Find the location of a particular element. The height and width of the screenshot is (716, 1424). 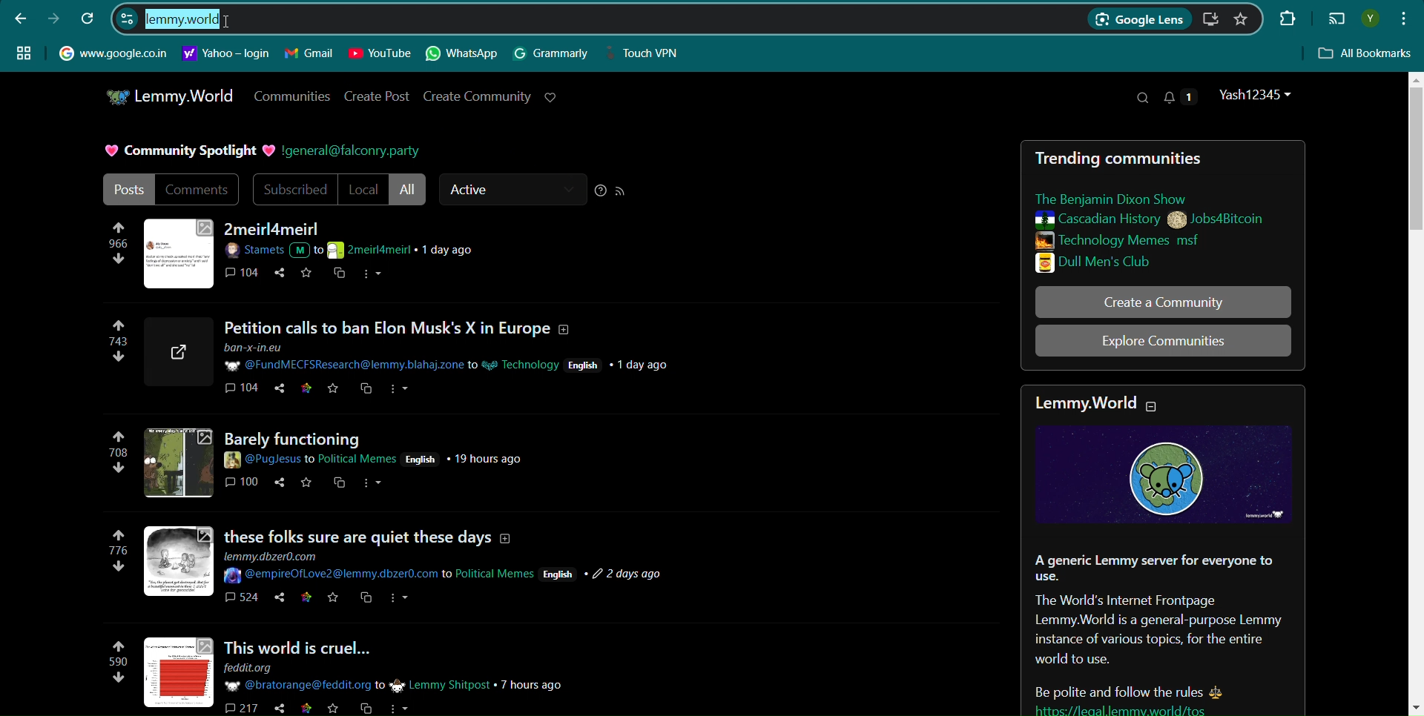

Vertical Scroll bar is located at coordinates (1414, 392).